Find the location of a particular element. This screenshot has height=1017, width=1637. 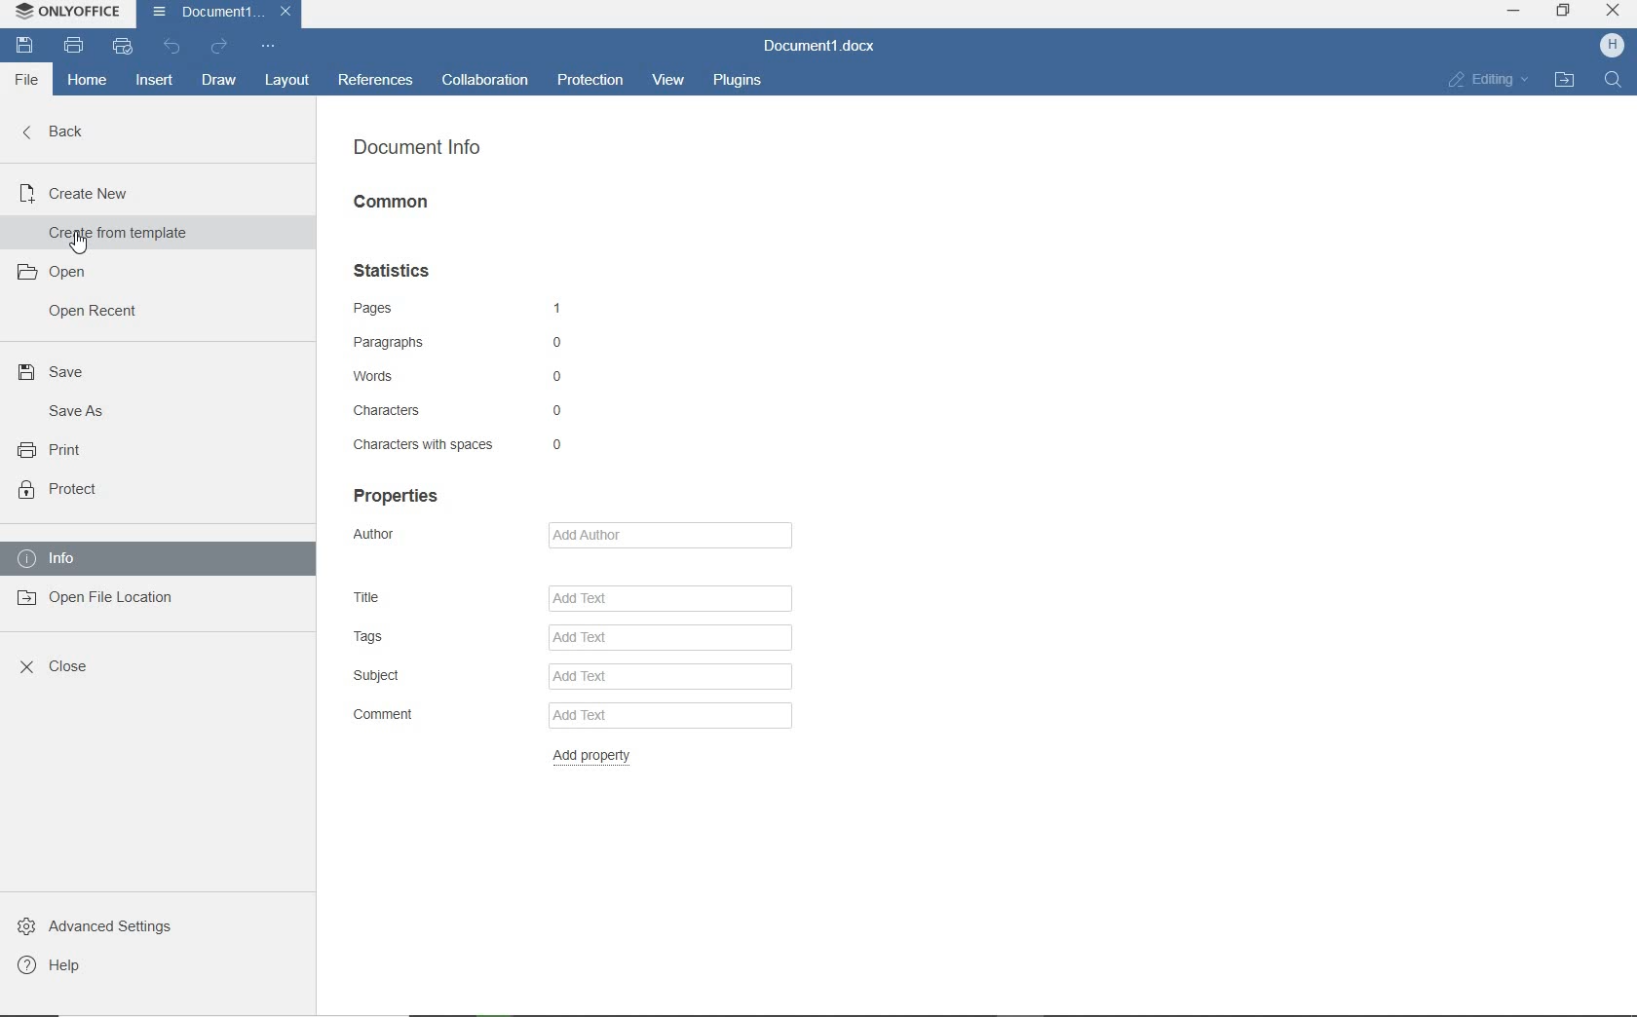

minimize is located at coordinates (1514, 12).